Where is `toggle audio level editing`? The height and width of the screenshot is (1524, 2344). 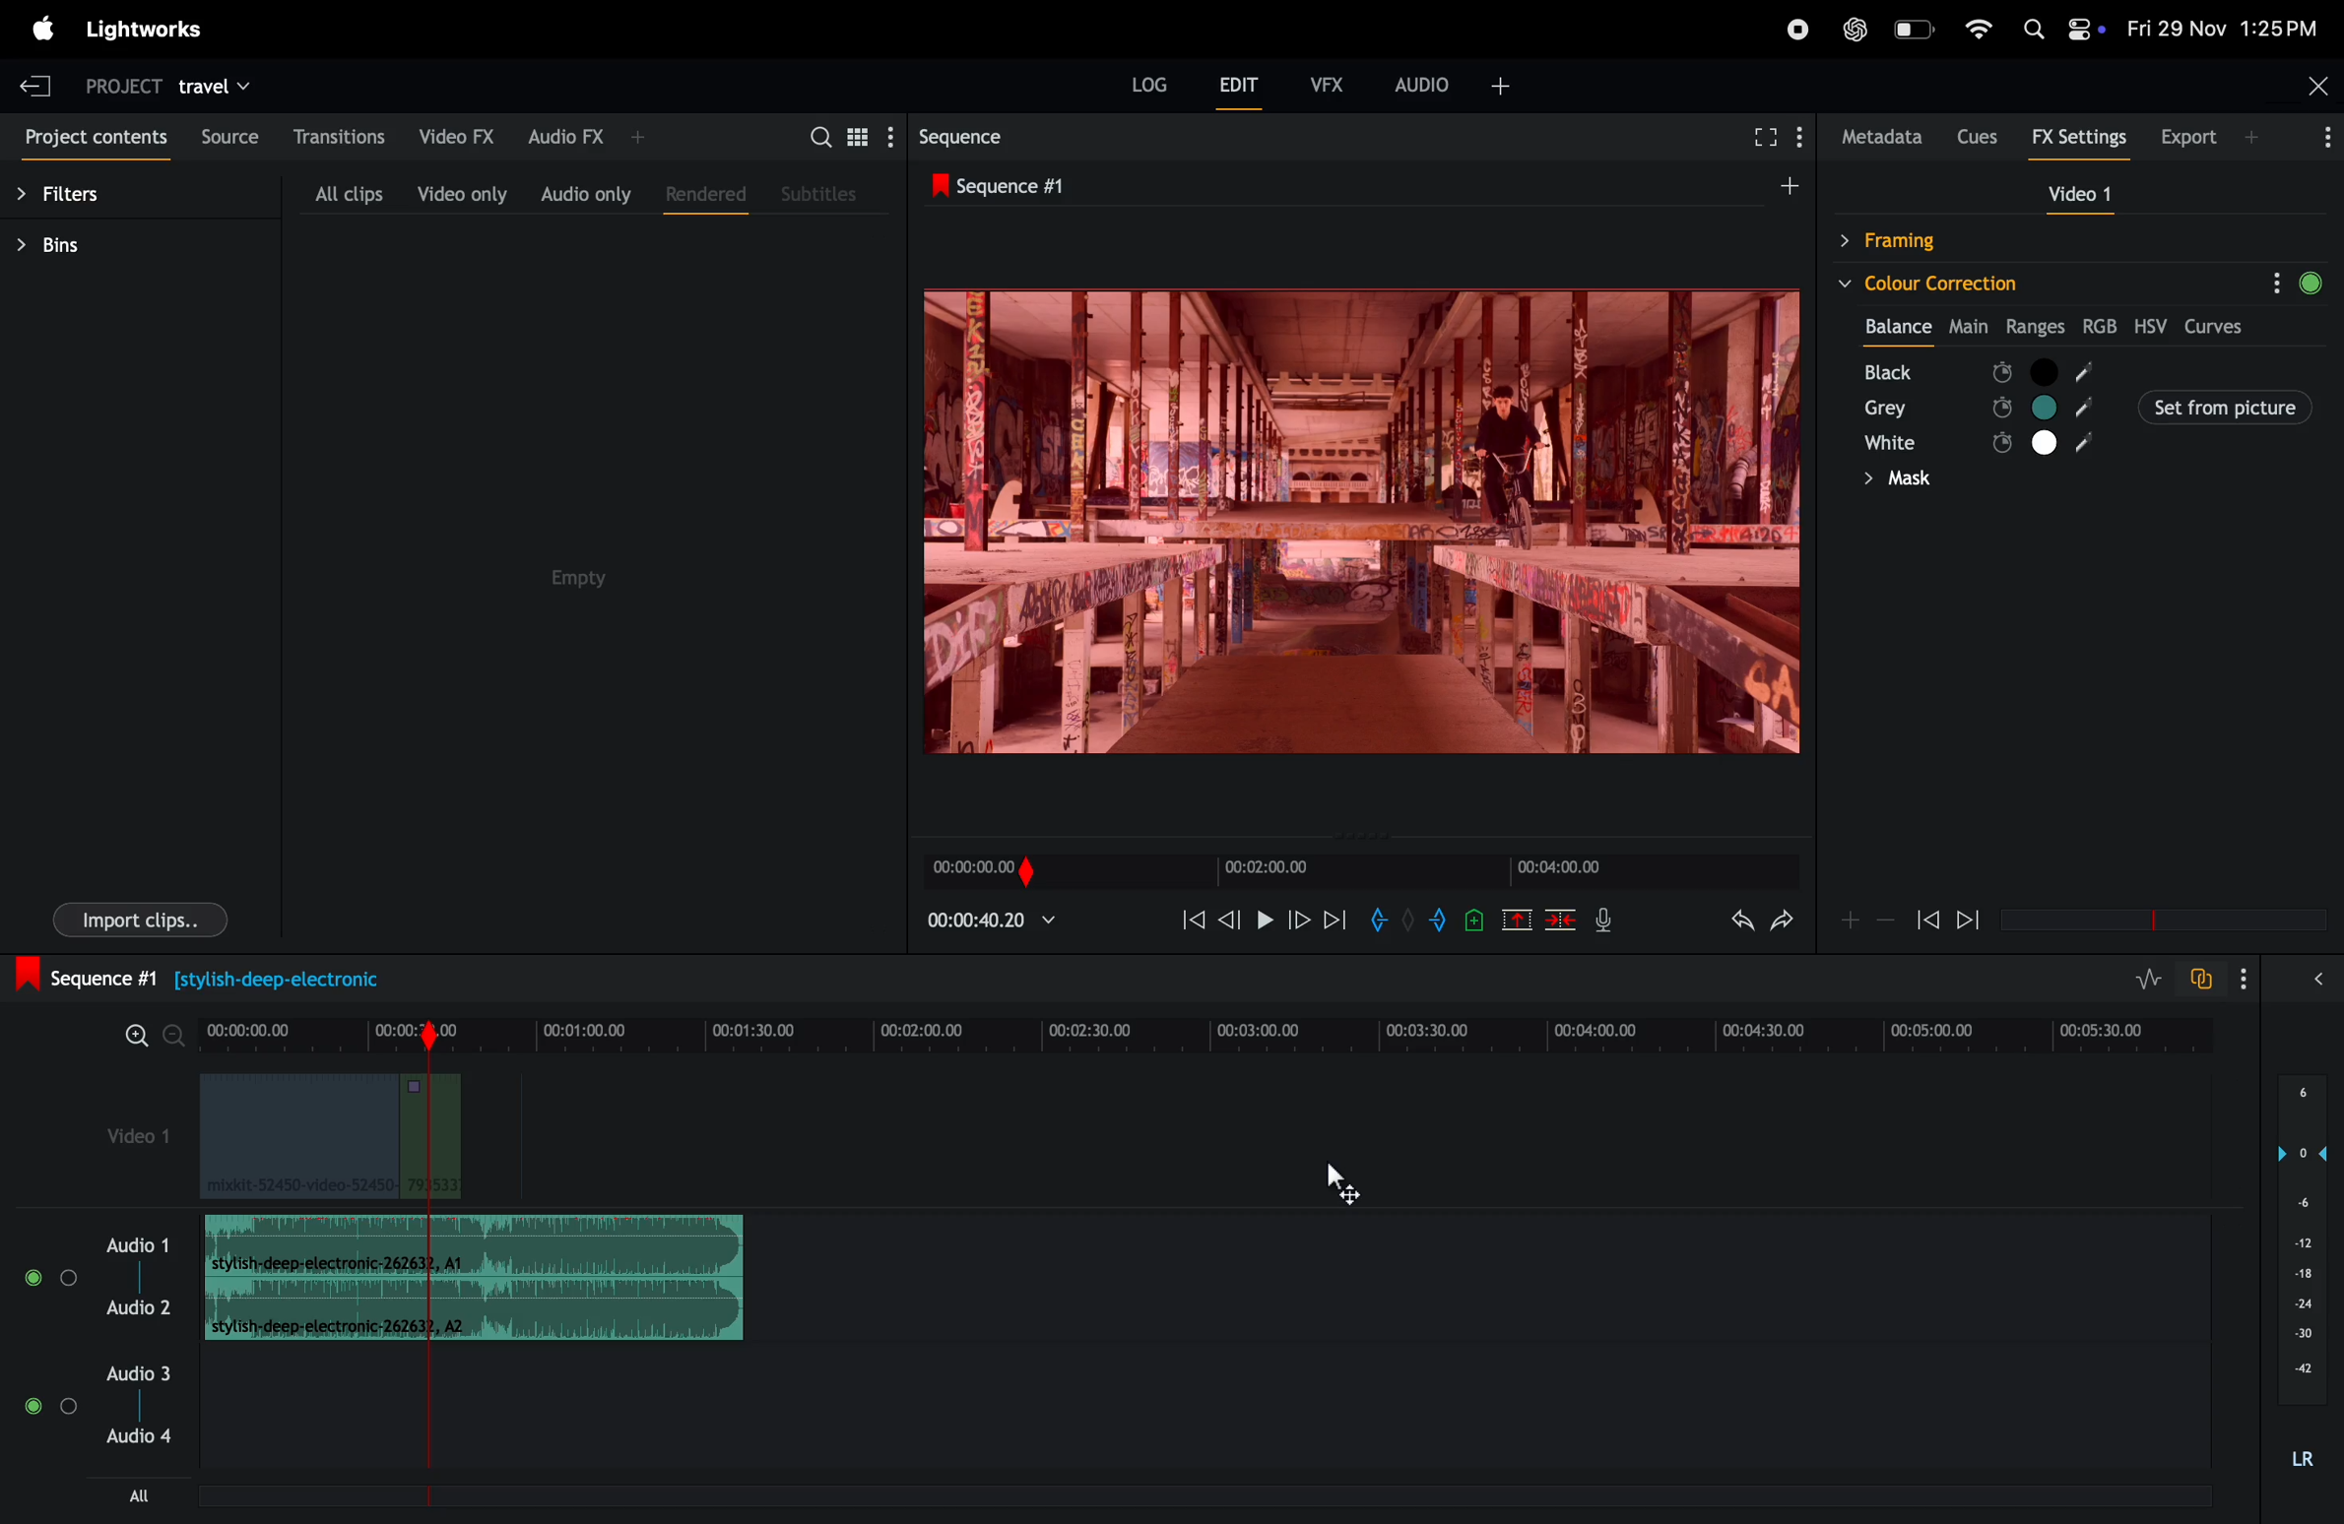
toggle audio level editing is located at coordinates (2151, 978).